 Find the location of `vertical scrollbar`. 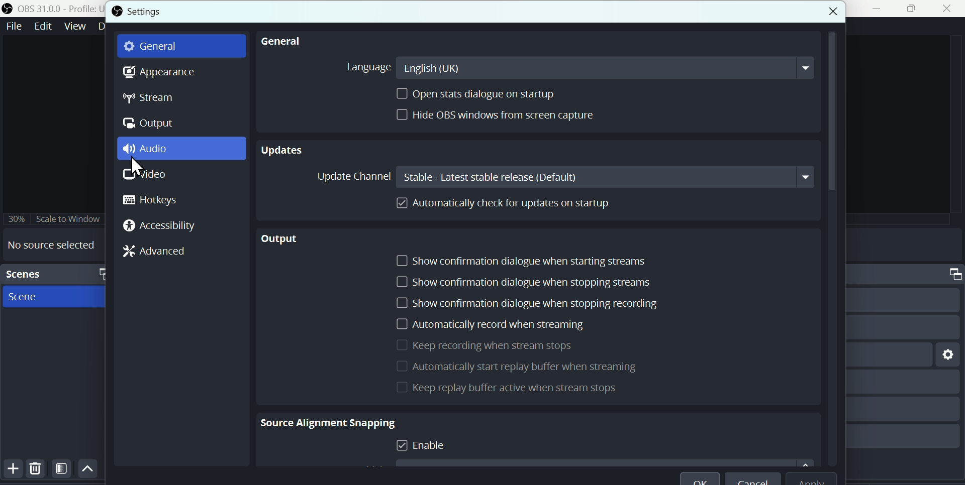

vertical scrollbar is located at coordinates (833, 246).